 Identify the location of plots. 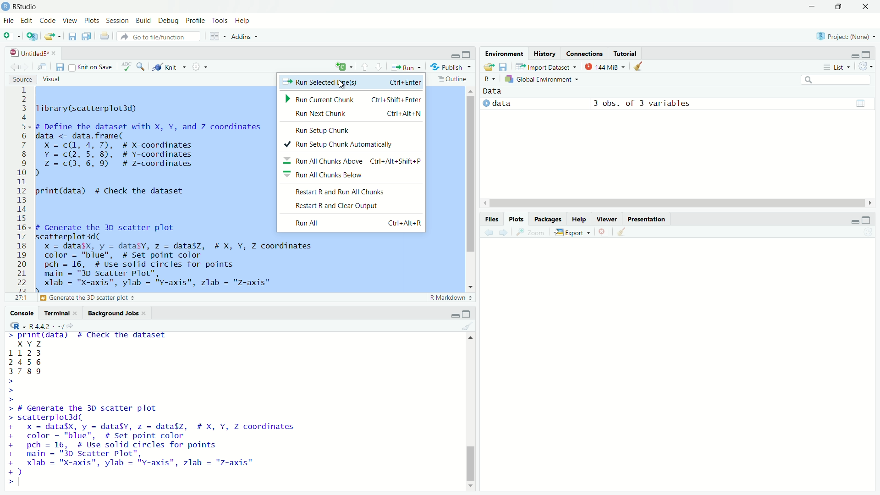
(517, 219).